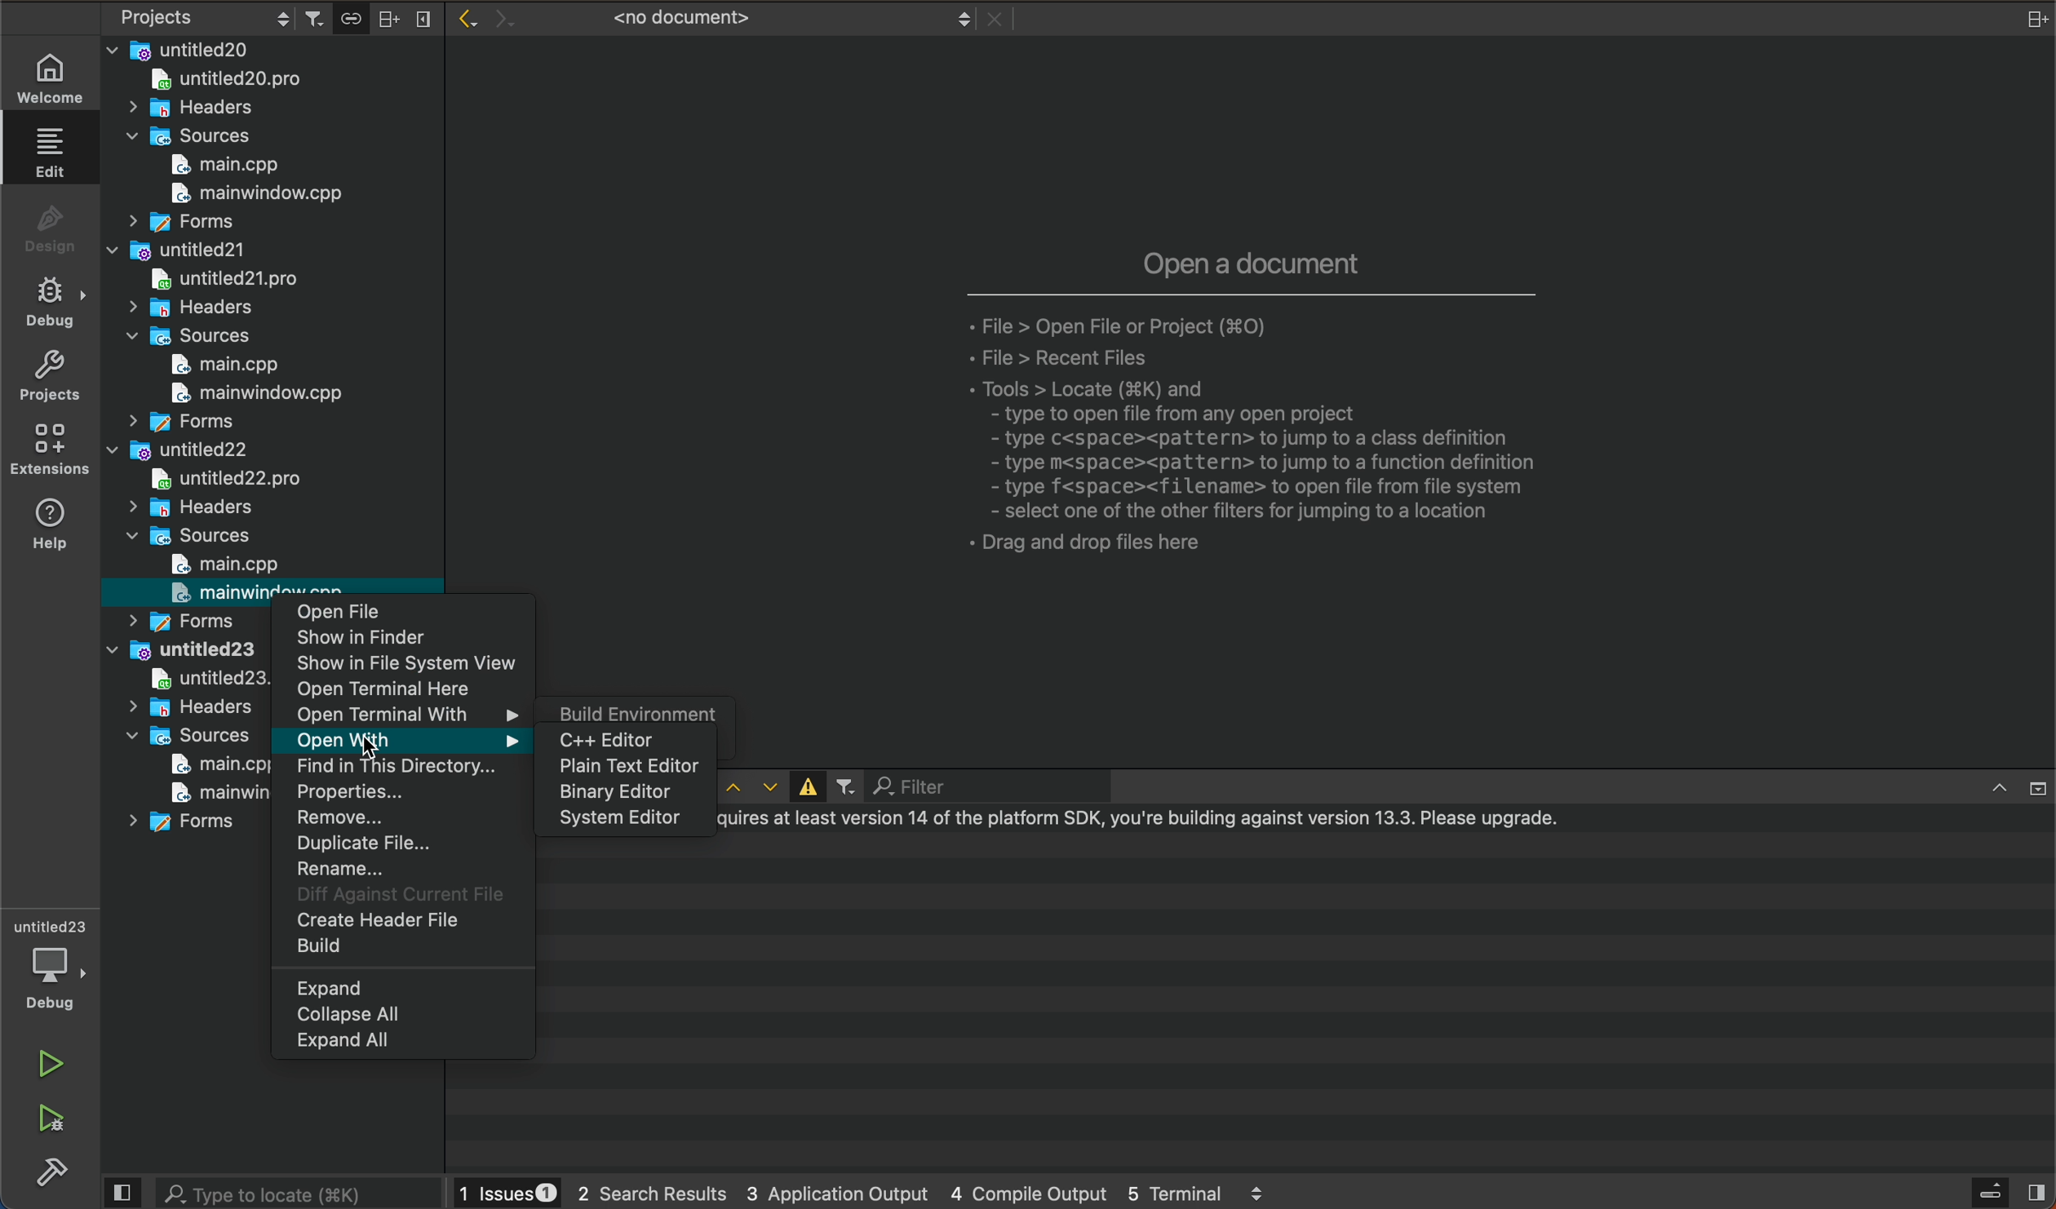  I want to click on open with, so click(405, 714).